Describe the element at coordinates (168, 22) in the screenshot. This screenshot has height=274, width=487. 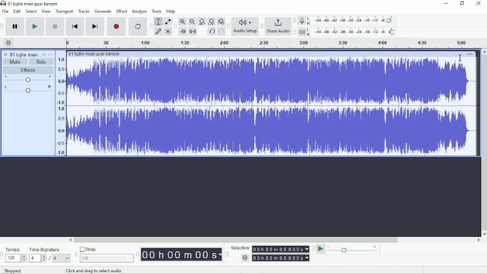
I see `Envelope tool` at that location.